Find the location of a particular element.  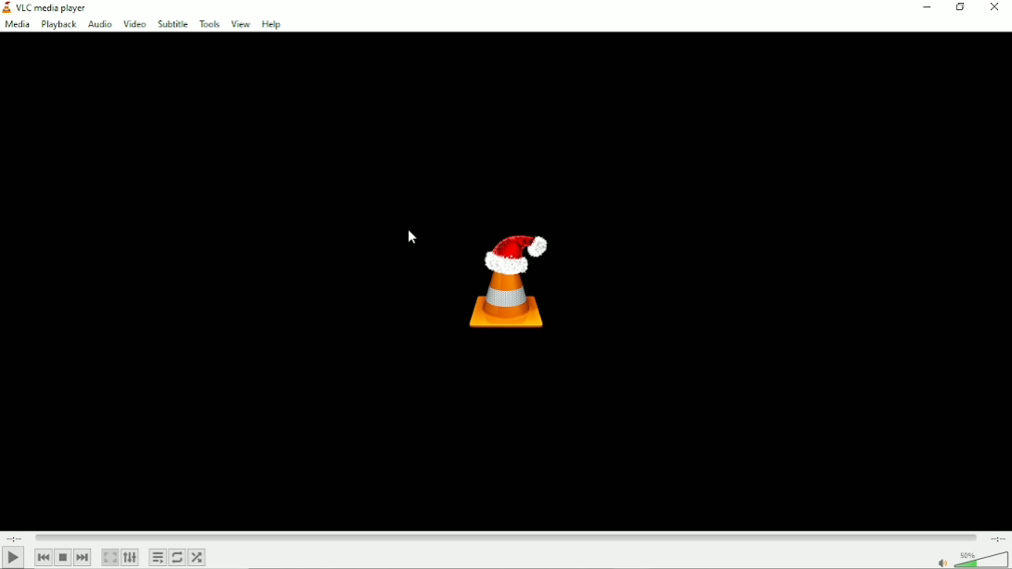

Playback is located at coordinates (58, 24).